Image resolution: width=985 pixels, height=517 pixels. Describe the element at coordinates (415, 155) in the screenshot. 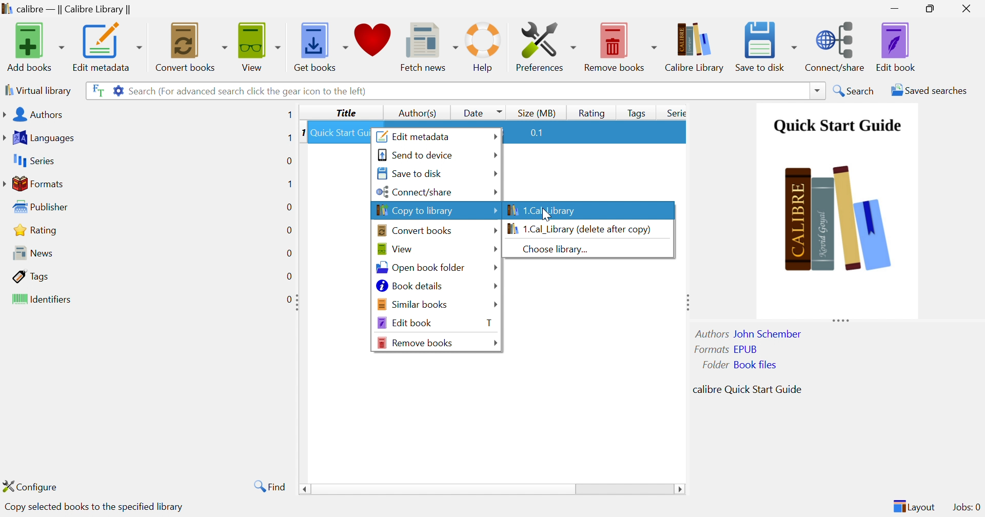

I see `Send to device` at that location.